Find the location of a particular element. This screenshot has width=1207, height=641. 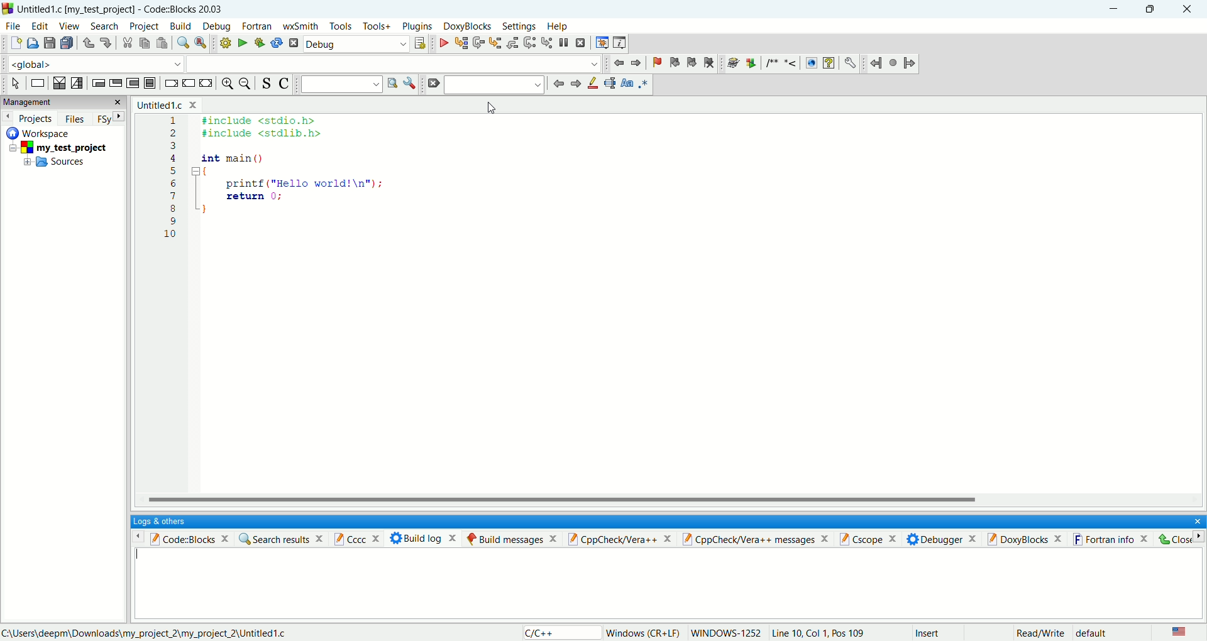

toggle comment is located at coordinates (282, 84).